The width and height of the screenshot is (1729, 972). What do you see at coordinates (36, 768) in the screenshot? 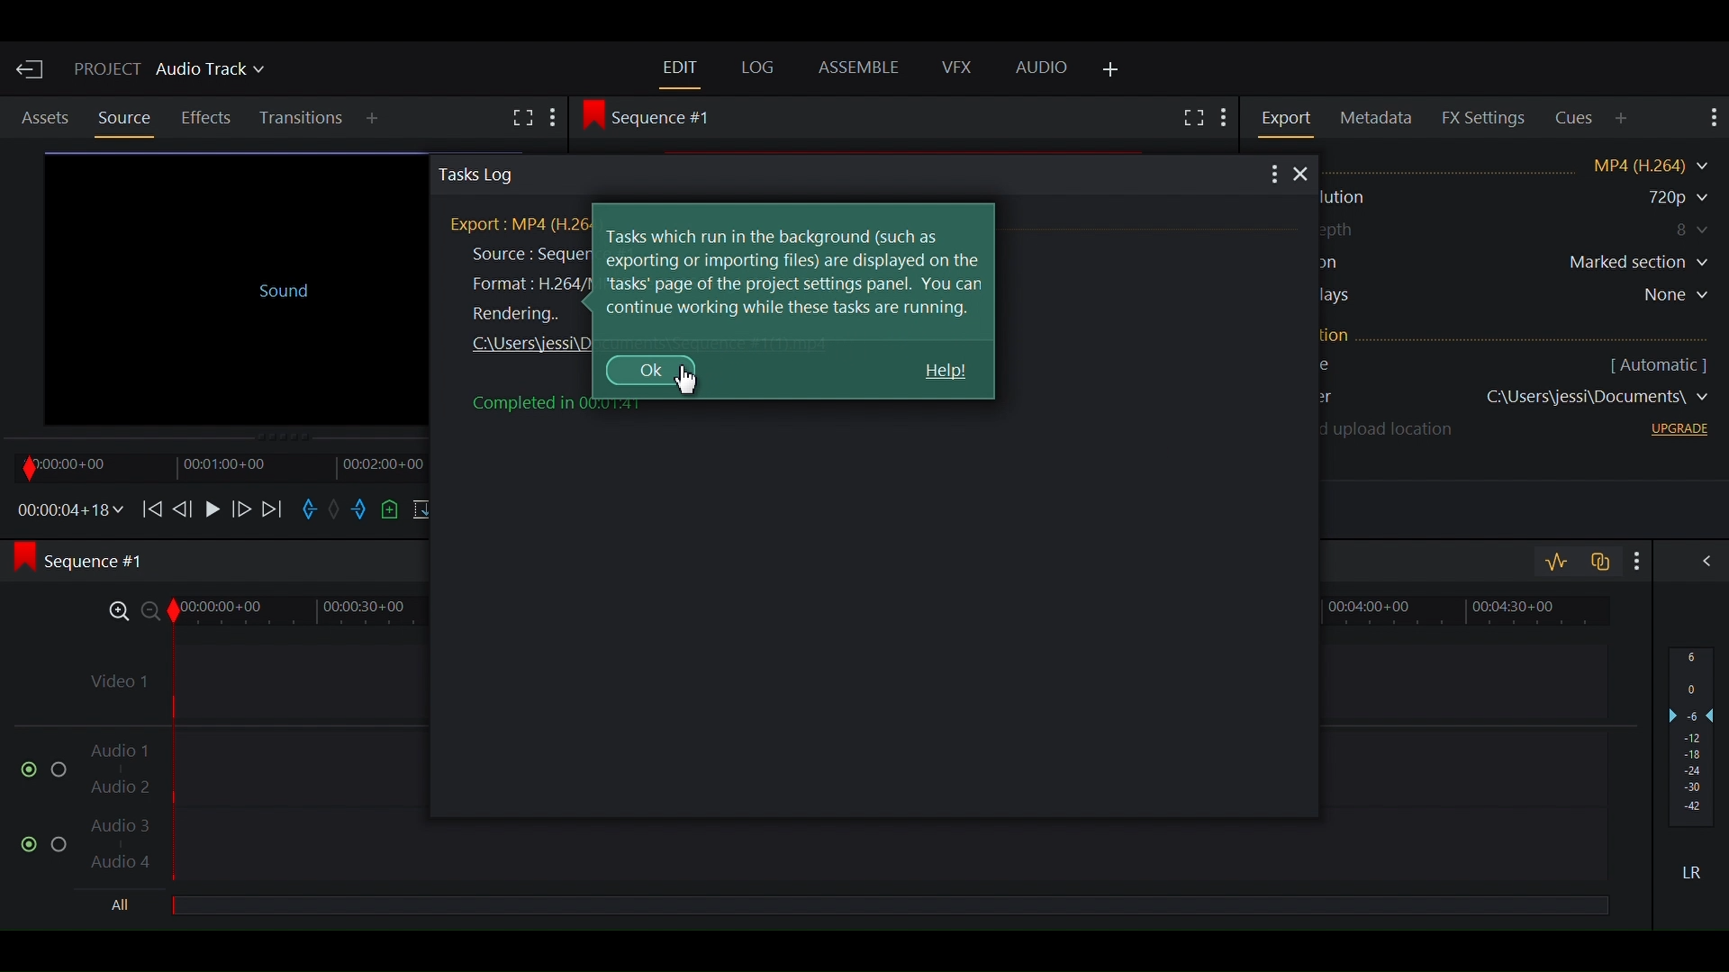
I see `Enable/Disable` at bounding box center [36, 768].